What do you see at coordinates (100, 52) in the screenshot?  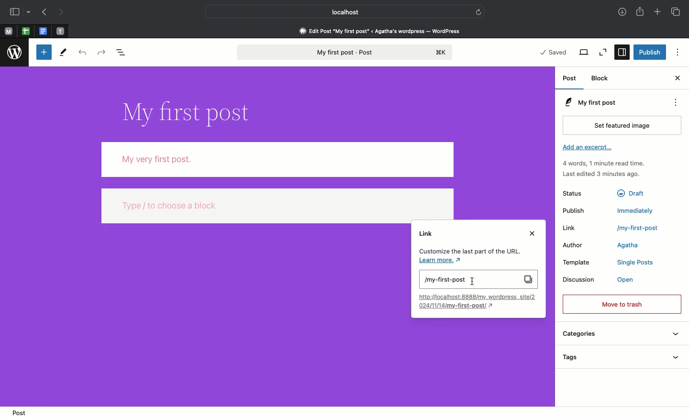 I see `Redo` at bounding box center [100, 52].